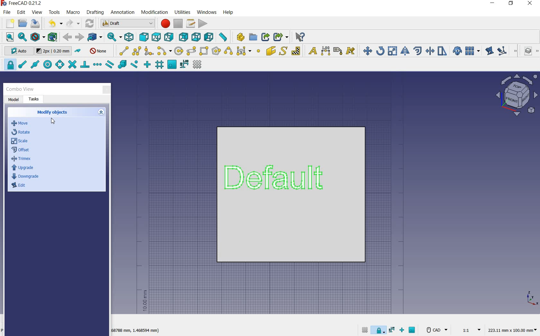 This screenshot has height=336, width=540. What do you see at coordinates (507, 51) in the screenshot?
I see `subelement highlight` at bounding box center [507, 51].